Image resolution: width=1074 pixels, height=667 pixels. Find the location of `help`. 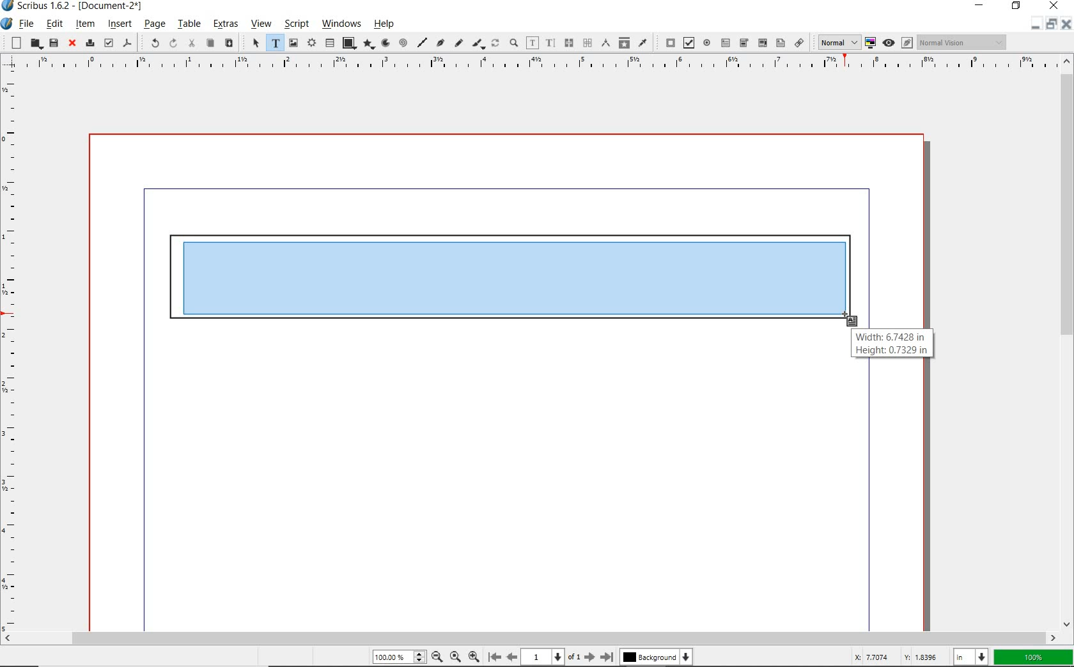

help is located at coordinates (386, 24).